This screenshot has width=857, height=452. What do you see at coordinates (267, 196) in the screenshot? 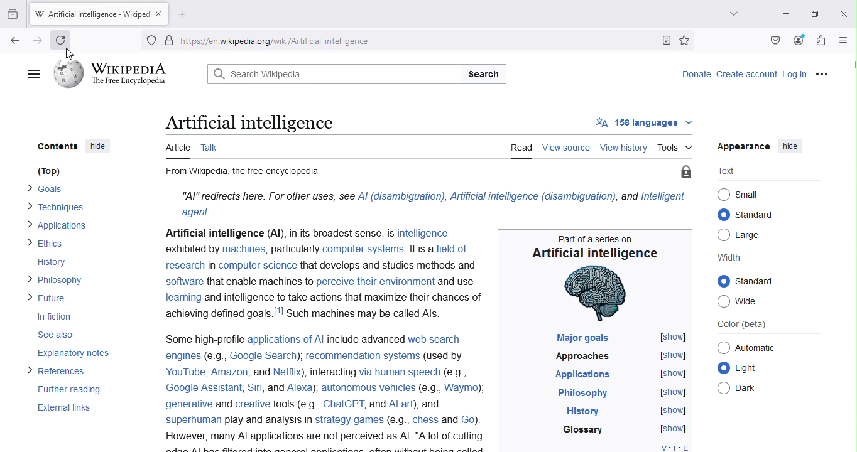
I see `“Al” redirects here. For other uses, see` at bounding box center [267, 196].